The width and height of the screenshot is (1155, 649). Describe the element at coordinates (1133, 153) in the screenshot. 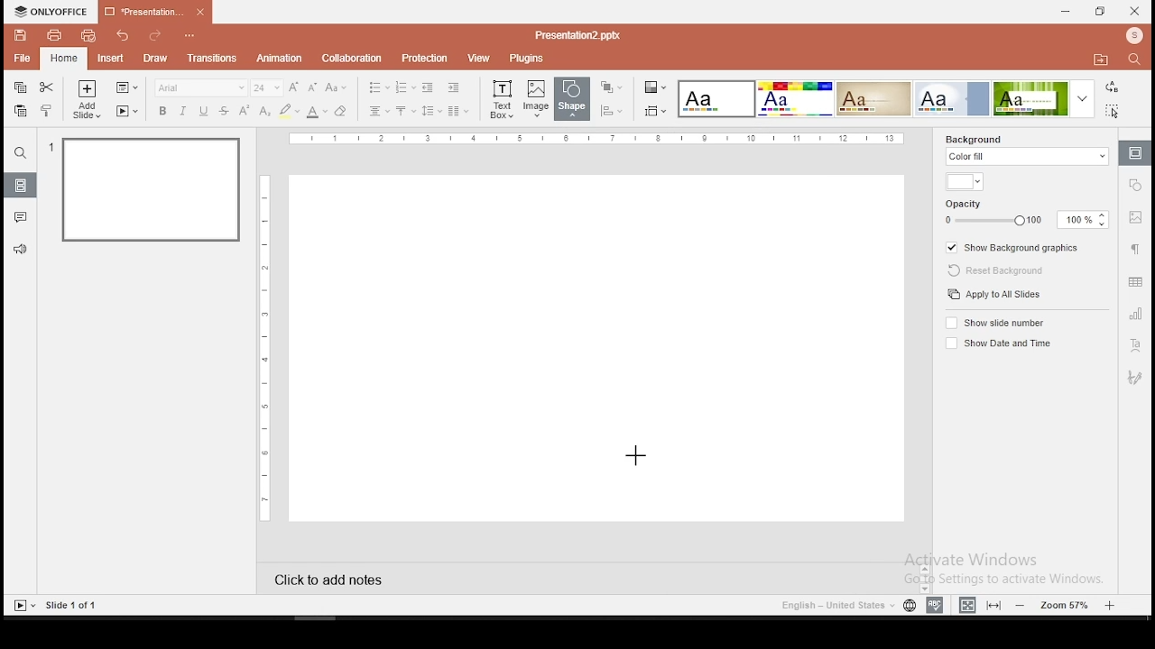

I see `slide settings` at that location.